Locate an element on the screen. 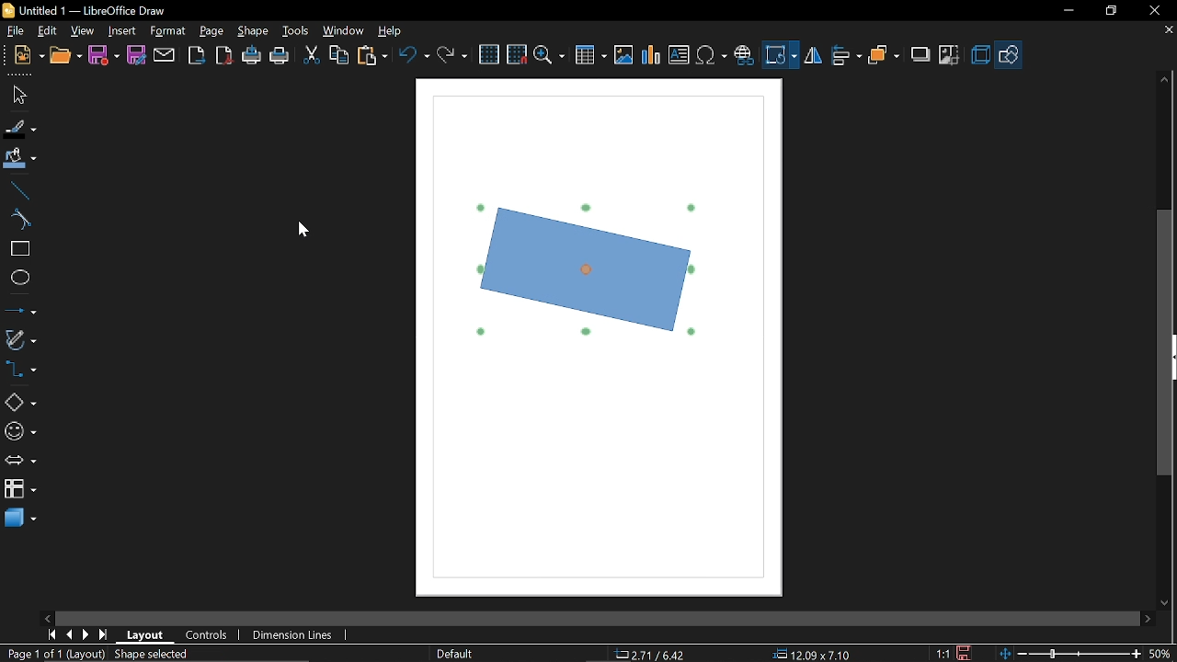  close tab is located at coordinates (1168, 31).